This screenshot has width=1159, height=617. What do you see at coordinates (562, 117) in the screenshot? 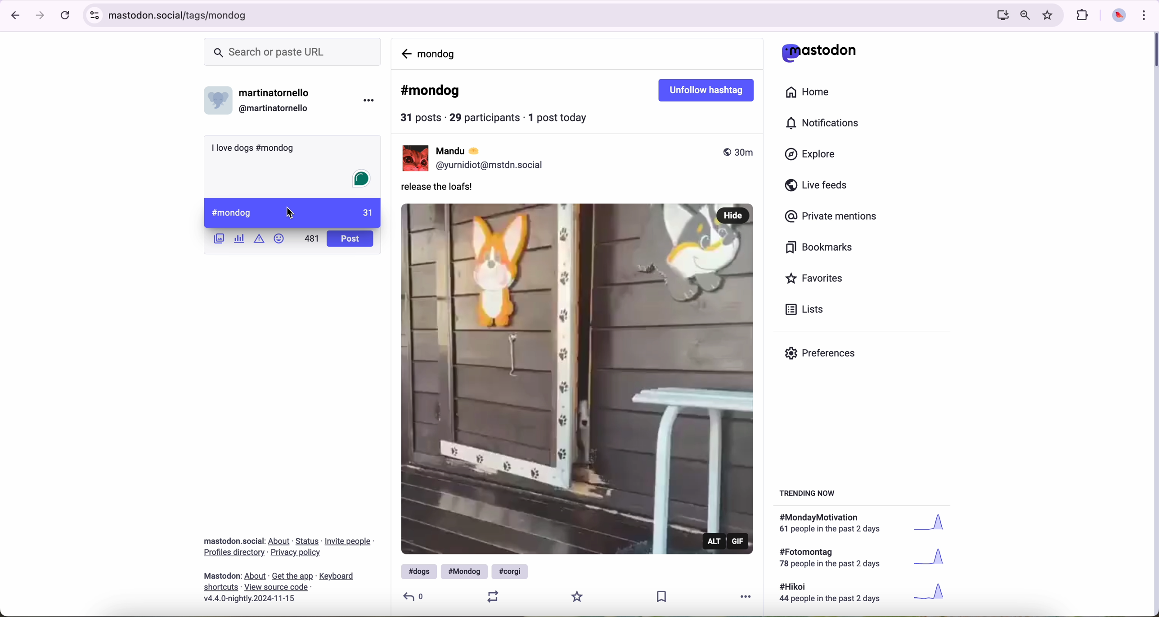
I see `1 post today` at bounding box center [562, 117].